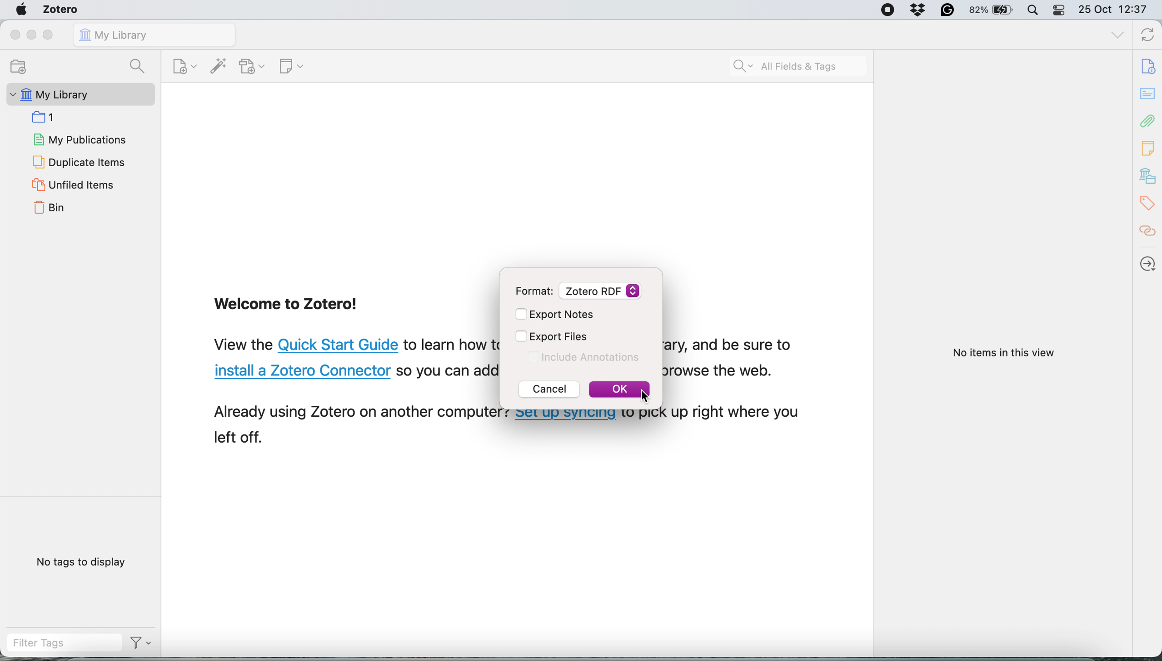 The width and height of the screenshot is (1162, 661). I want to click on add attachment, so click(254, 66).